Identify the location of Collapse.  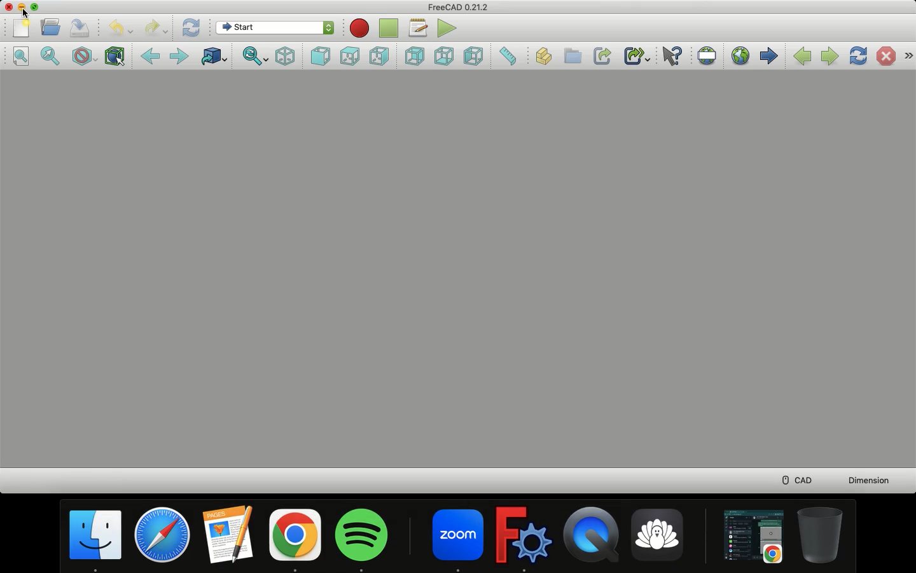
(37, 7).